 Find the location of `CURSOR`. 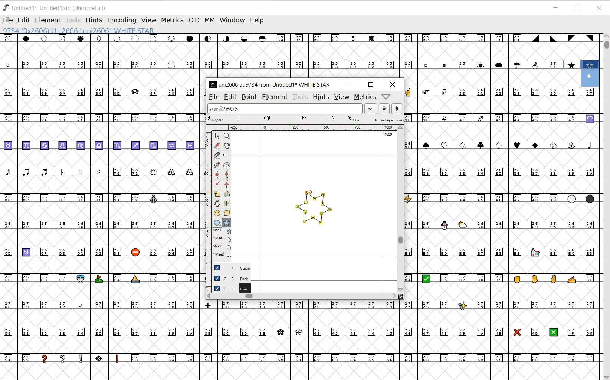

CURSOR is located at coordinates (386, 28).